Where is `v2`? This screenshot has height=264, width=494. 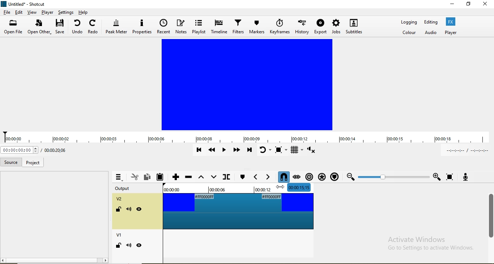 v2 is located at coordinates (120, 200).